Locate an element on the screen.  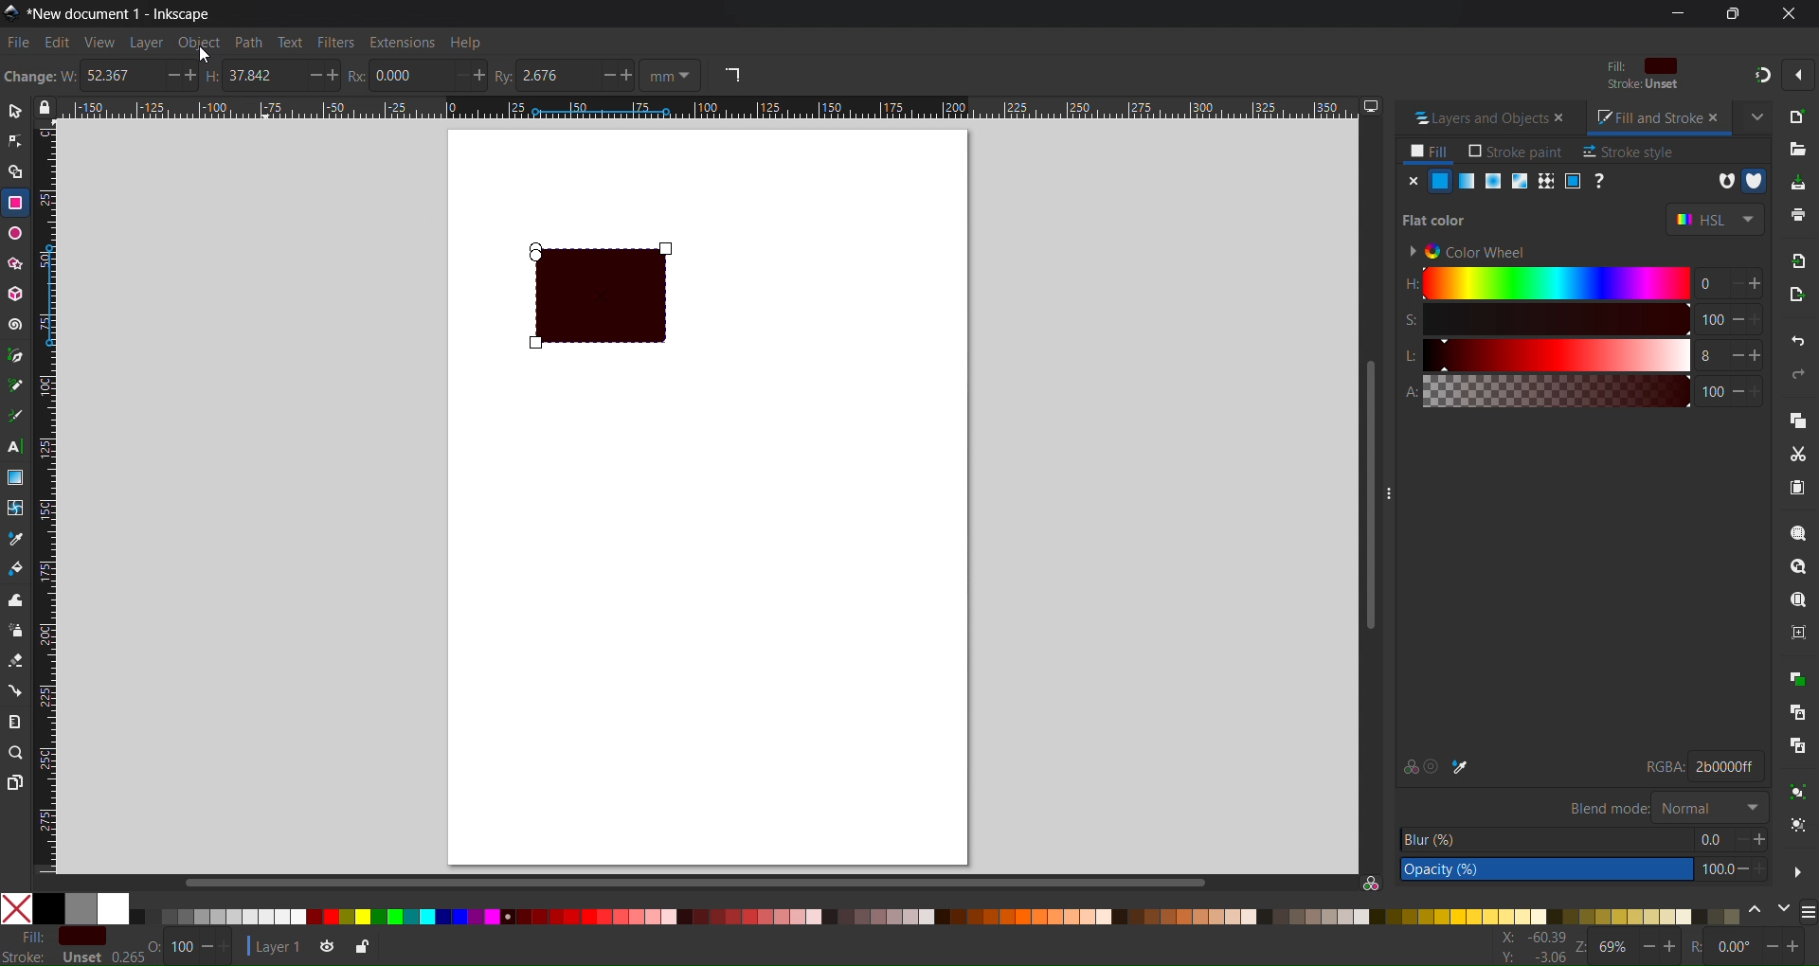
Minimize Rotation is located at coordinates (1774, 946).